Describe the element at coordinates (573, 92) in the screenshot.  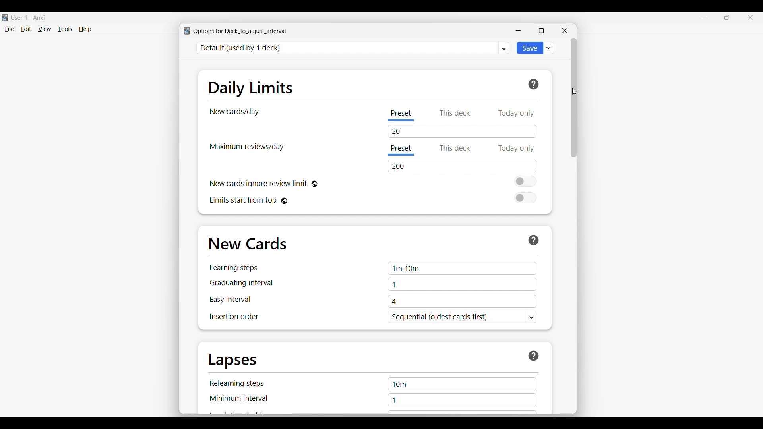
I see `Cursor` at that location.